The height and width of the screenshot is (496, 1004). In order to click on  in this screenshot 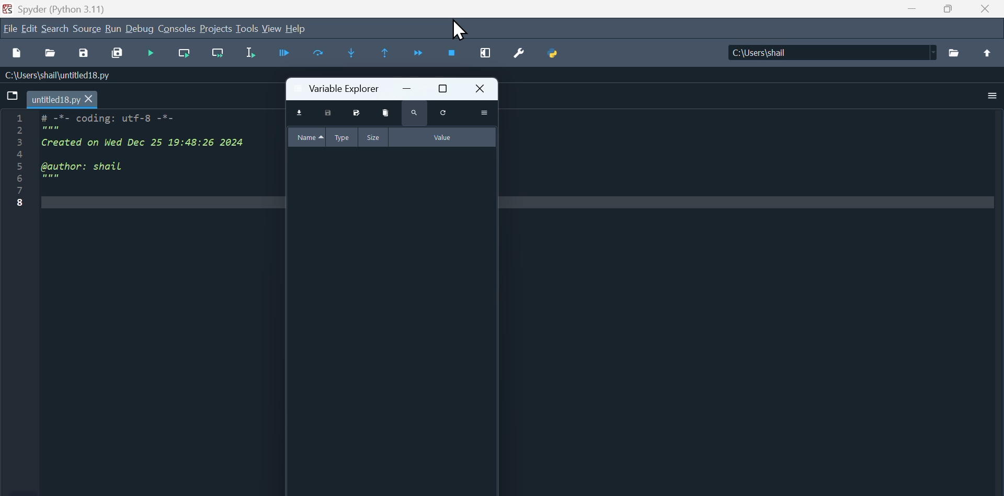, I will do `click(289, 56)`.